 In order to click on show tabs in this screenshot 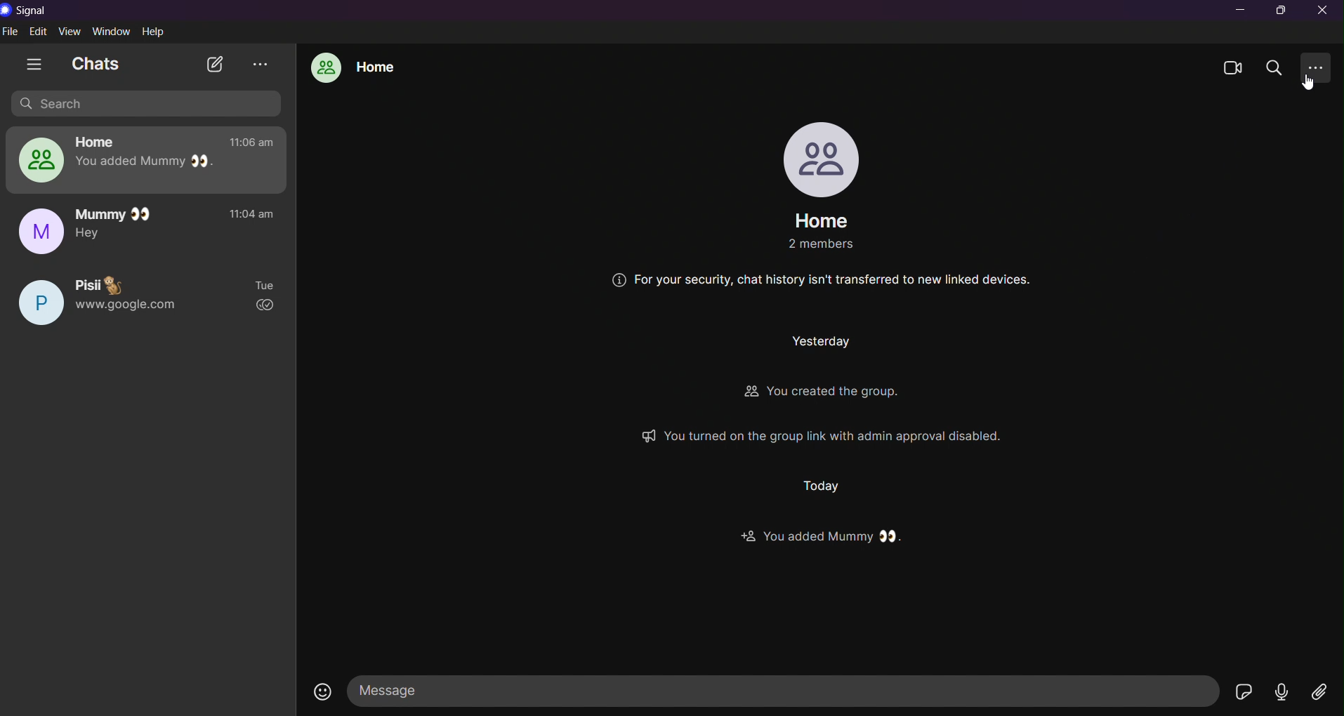, I will do `click(34, 64)`.